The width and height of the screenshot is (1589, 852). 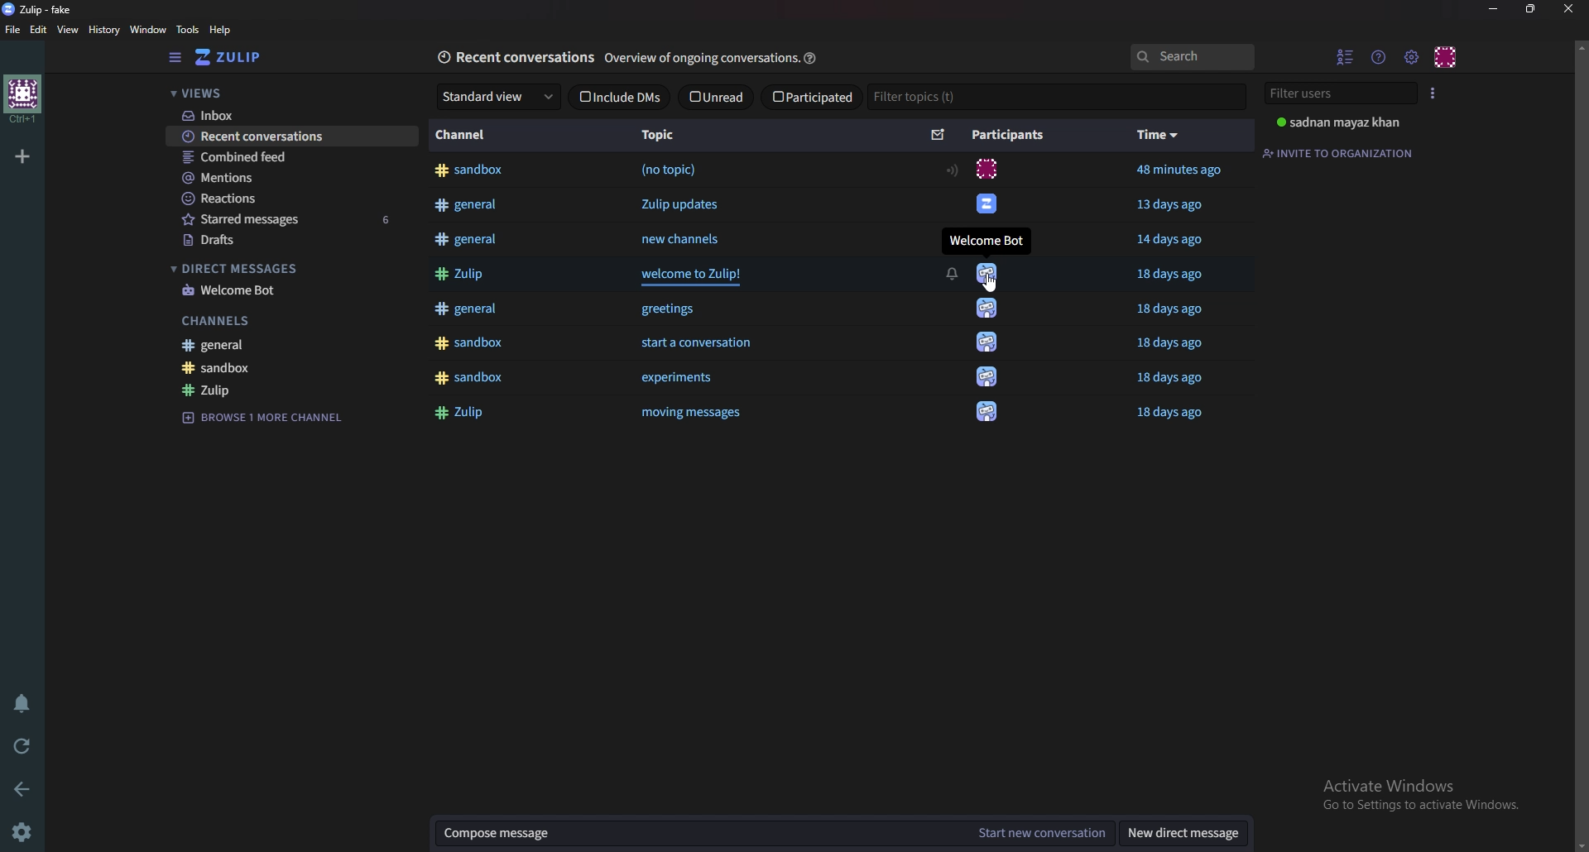 I want to click on Drafts, so click(x=292, y=241).